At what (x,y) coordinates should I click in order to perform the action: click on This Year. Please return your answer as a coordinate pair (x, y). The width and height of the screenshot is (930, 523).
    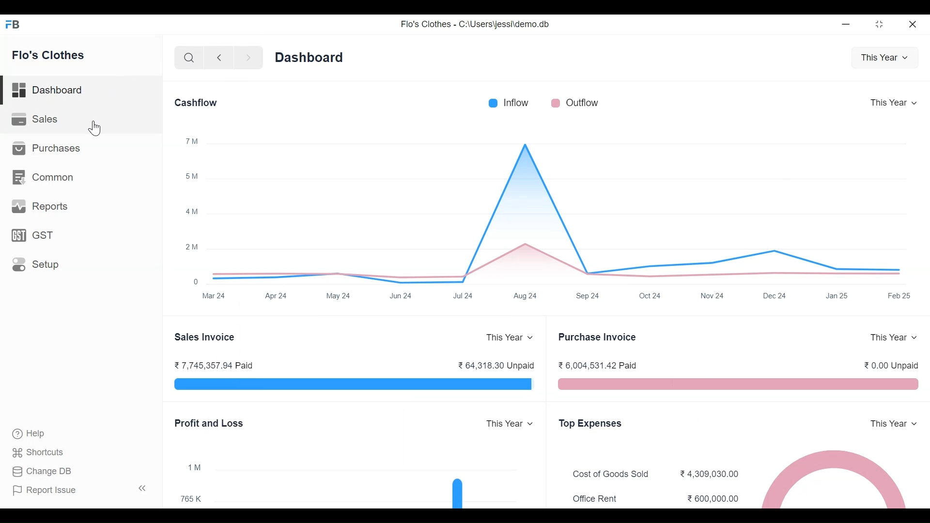
    Looking at the image, I should click on (894, 338).